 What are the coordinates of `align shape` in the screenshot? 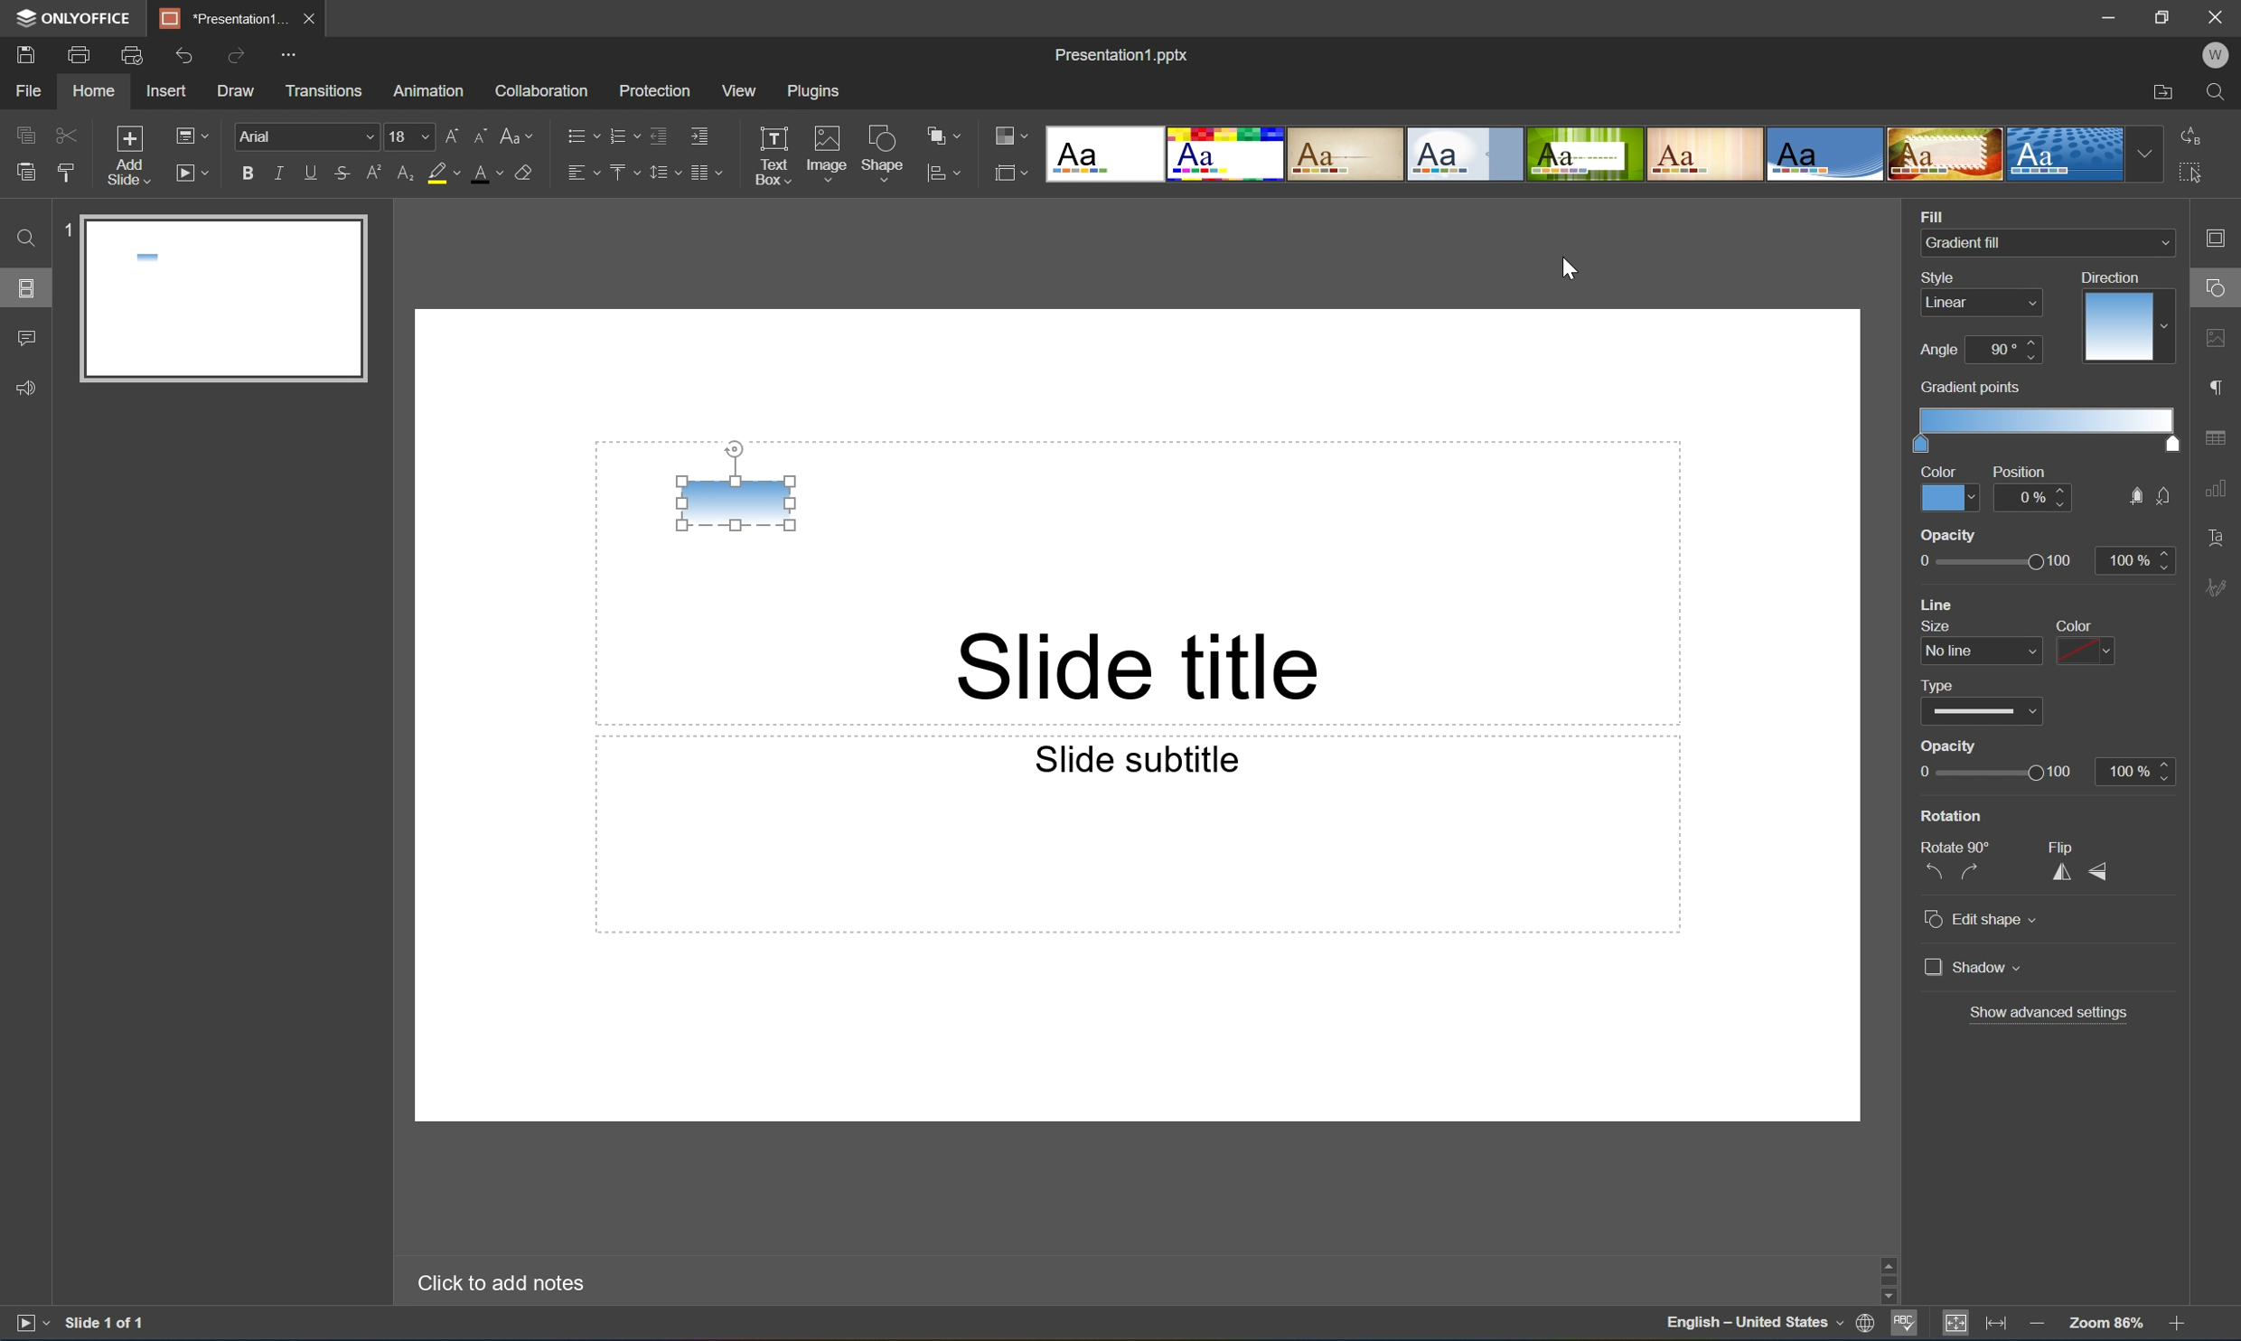 It's located at (947, 174).